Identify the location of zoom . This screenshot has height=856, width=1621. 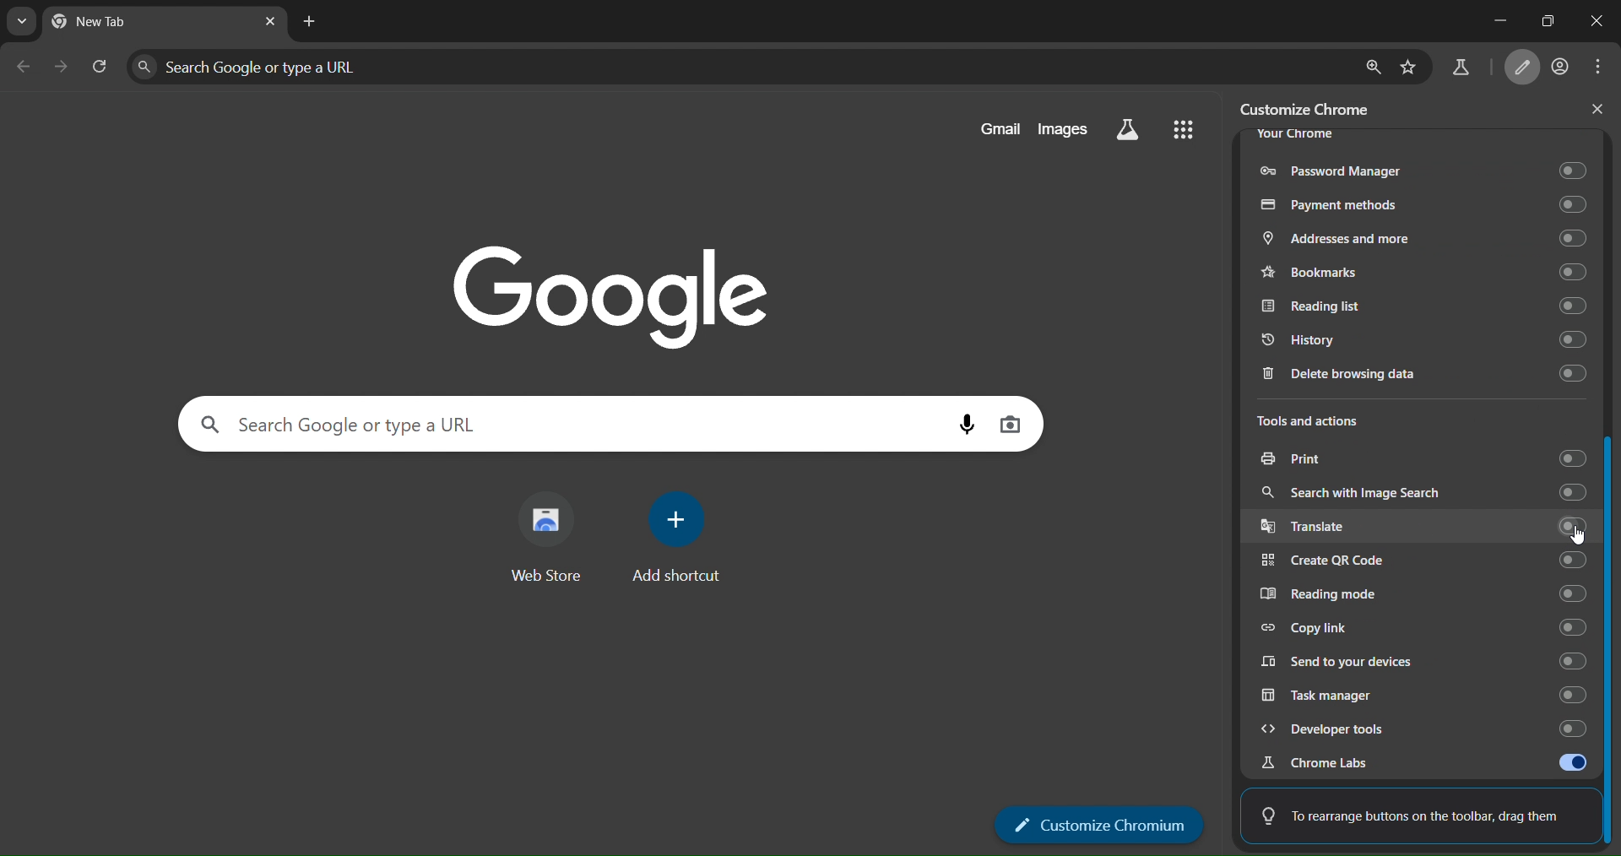
(1372, 63).